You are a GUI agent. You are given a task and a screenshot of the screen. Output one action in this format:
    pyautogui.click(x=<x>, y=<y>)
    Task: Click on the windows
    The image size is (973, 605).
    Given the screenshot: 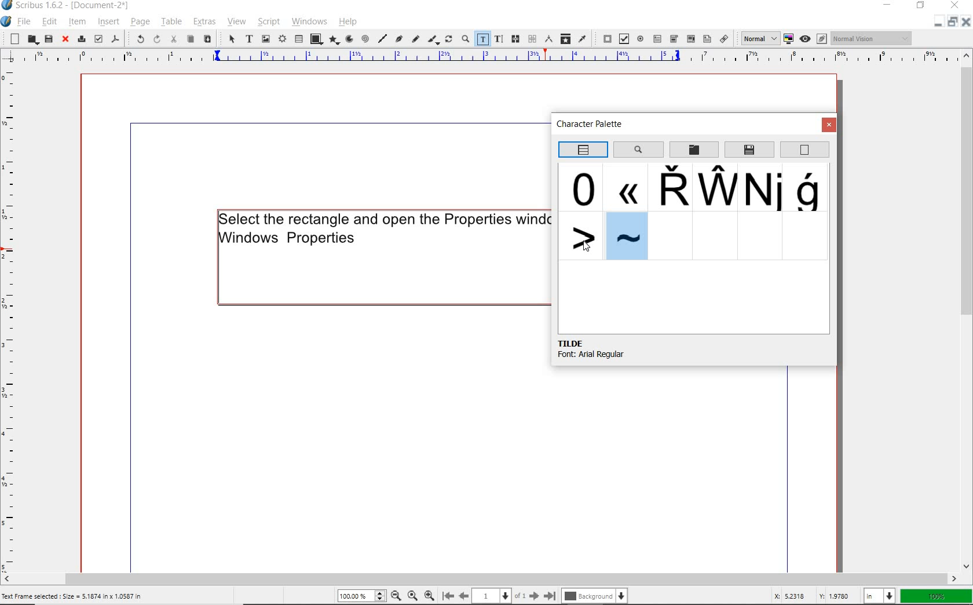 What is the action you would take?
    pyautogui.click(x=309, y=21)
    